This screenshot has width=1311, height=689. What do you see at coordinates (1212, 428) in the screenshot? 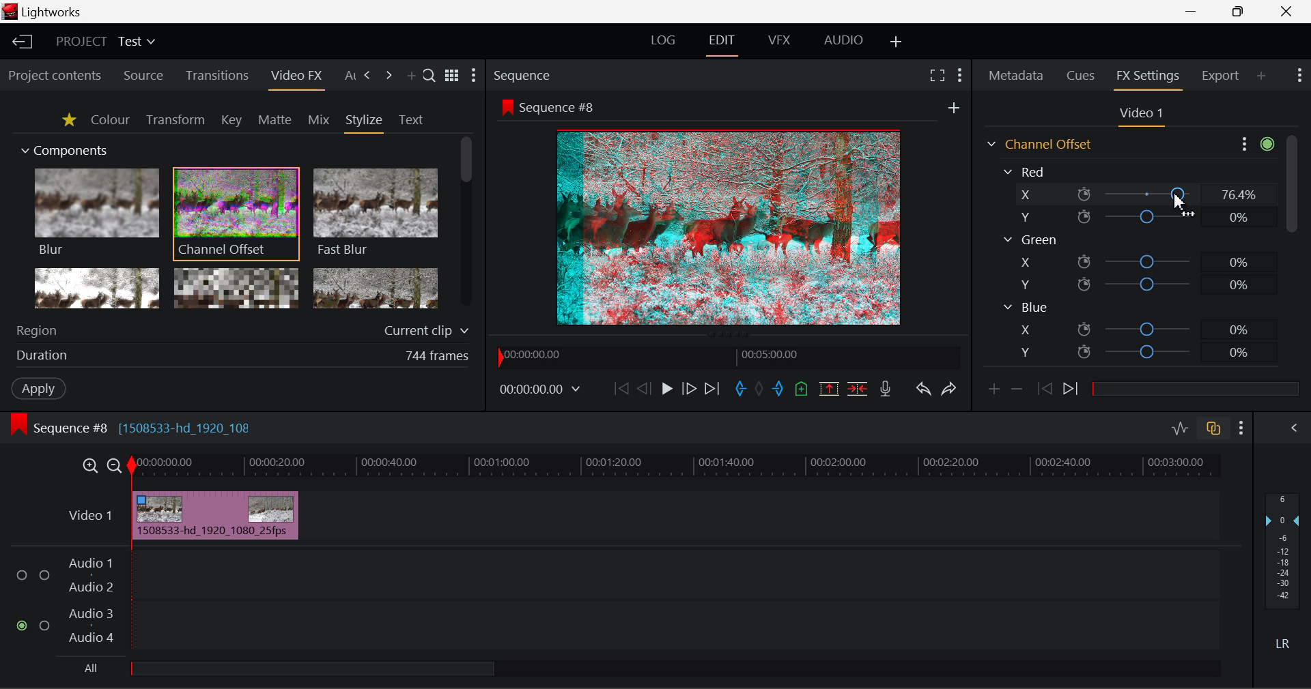
I see `Toggle auto track sync` at bounding box center [1212, 428].